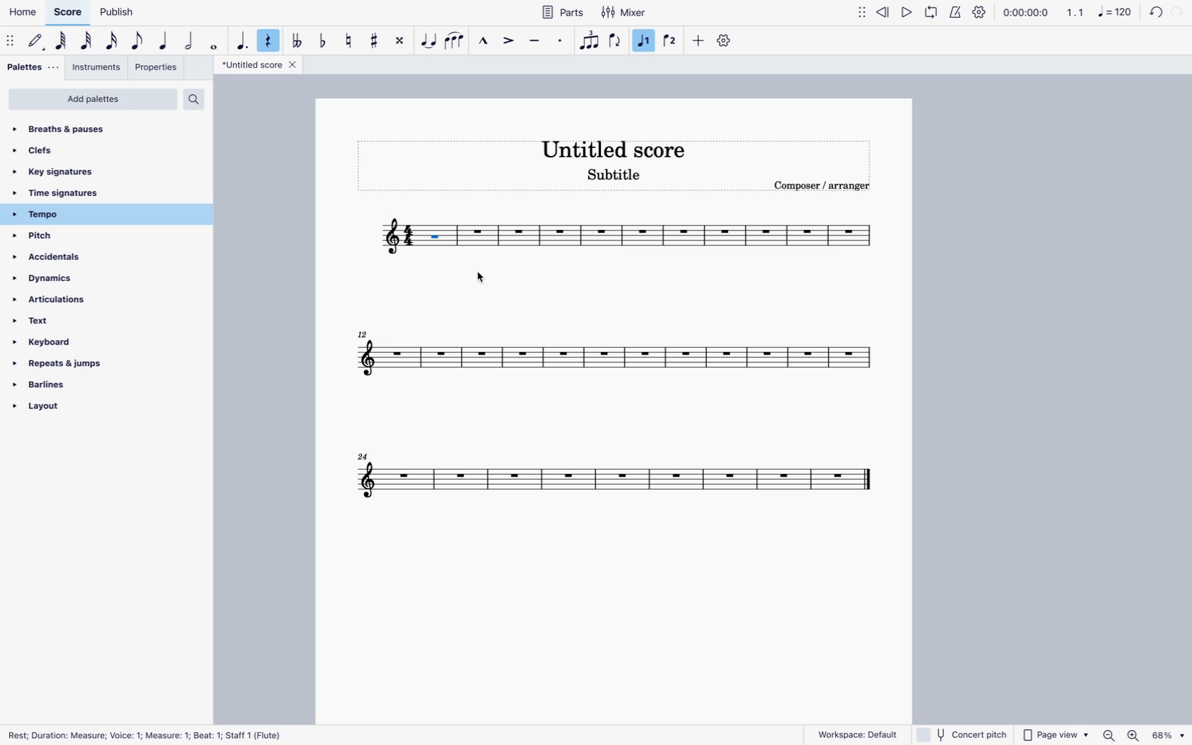 This screenshot has height=745, width=1192. I want to click on rest, so click(271, 41).